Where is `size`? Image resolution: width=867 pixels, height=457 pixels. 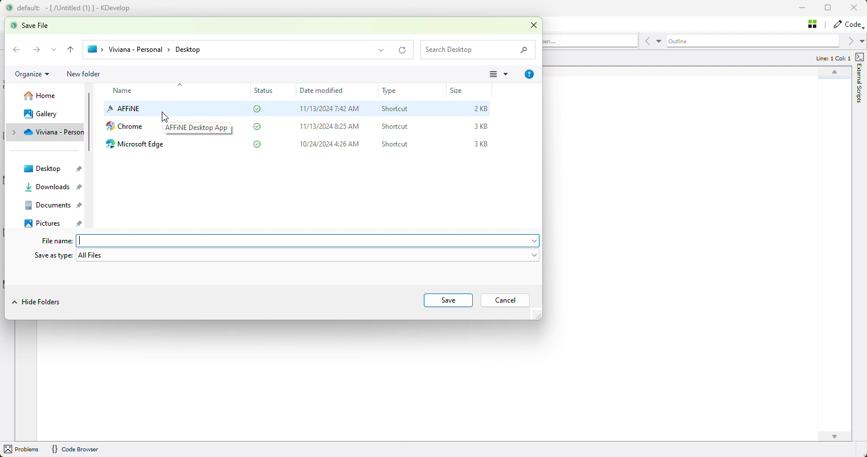
size is located at coordinates (461, 91).